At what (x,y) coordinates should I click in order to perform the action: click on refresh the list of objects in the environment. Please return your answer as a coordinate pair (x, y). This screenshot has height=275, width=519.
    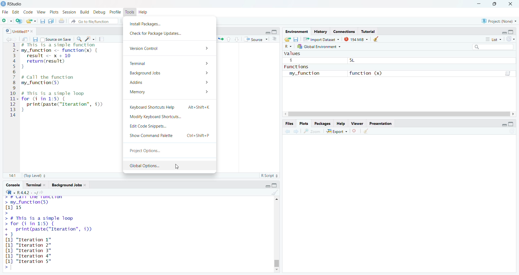
    Looking at the image, I should click on (513, 40).